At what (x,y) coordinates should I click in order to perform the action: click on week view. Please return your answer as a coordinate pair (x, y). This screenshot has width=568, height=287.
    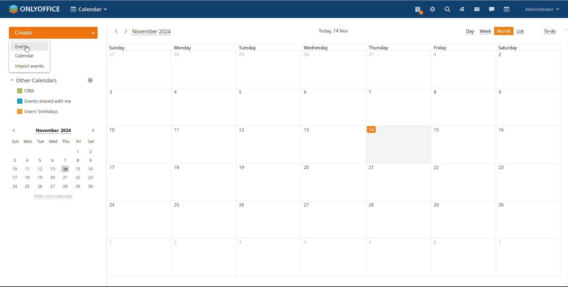
    Looking at the image, I should click on (485, 31).